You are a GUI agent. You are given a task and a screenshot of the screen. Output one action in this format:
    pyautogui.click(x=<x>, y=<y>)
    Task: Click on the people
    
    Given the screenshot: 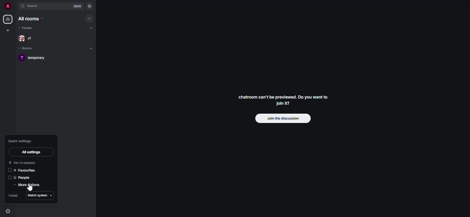 What is the action you would take?
    pyautogui.click(x=28, y=28)
    